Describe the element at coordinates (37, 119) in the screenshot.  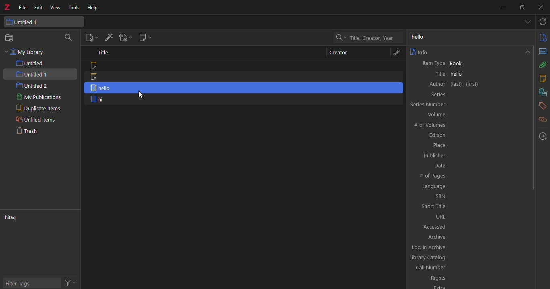
I see `unfiled items` at that location.